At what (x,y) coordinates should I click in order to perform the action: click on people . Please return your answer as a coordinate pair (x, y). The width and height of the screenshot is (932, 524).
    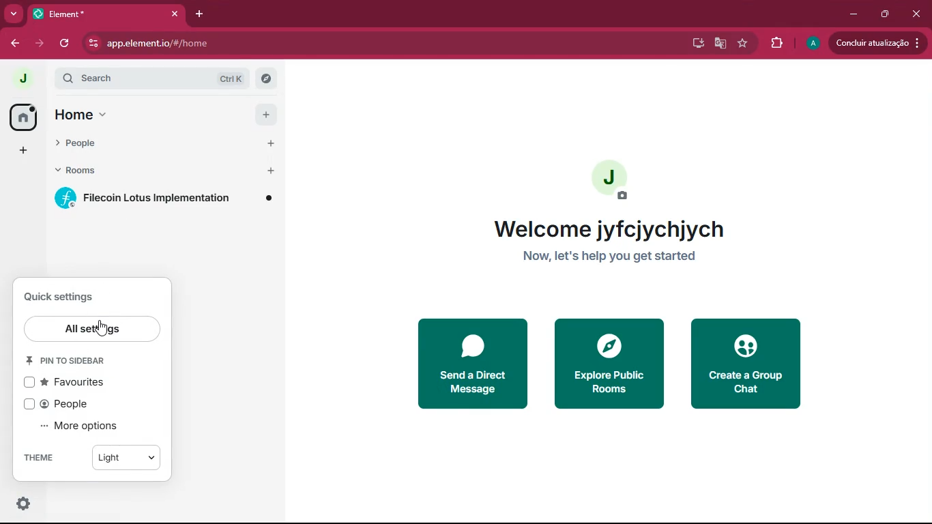
    Looking at the image, I should click on (74, 404).